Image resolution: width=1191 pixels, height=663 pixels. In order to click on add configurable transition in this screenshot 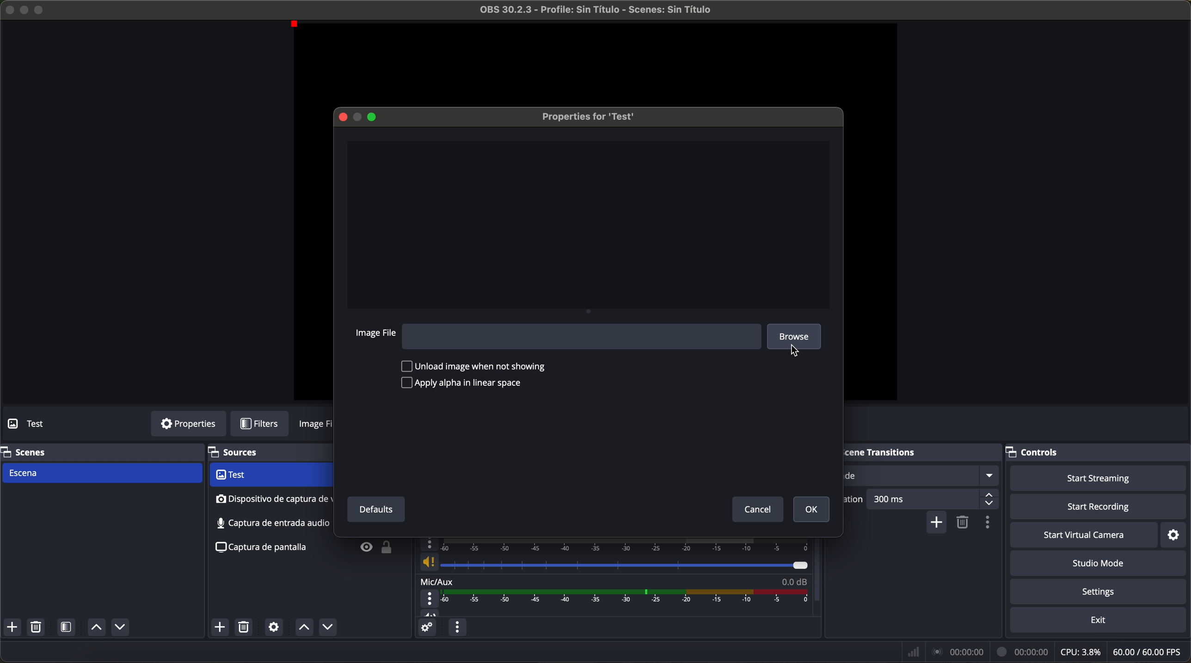, I will do `click(937, 523)`.